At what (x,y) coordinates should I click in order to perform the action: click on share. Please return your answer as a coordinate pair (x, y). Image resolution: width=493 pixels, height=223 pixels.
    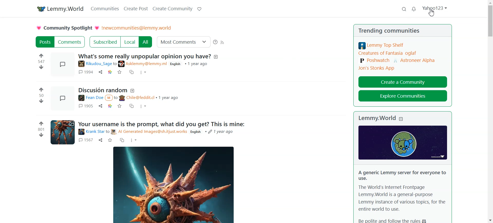
    Looking at the image, I should click on (101, 140).